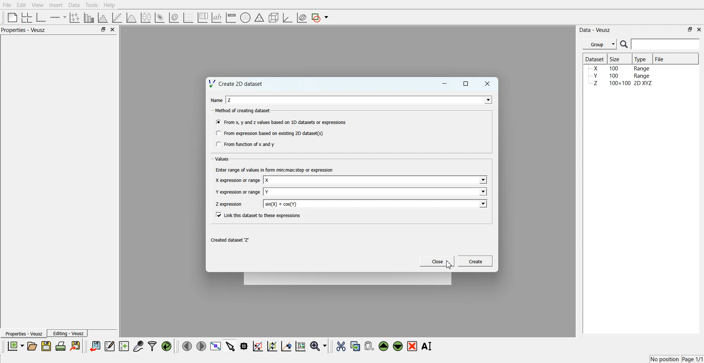  What do you see at coordinates (237, 180) in the screenshot?
I see `MX expression or range` at bounding box center [237, 180].